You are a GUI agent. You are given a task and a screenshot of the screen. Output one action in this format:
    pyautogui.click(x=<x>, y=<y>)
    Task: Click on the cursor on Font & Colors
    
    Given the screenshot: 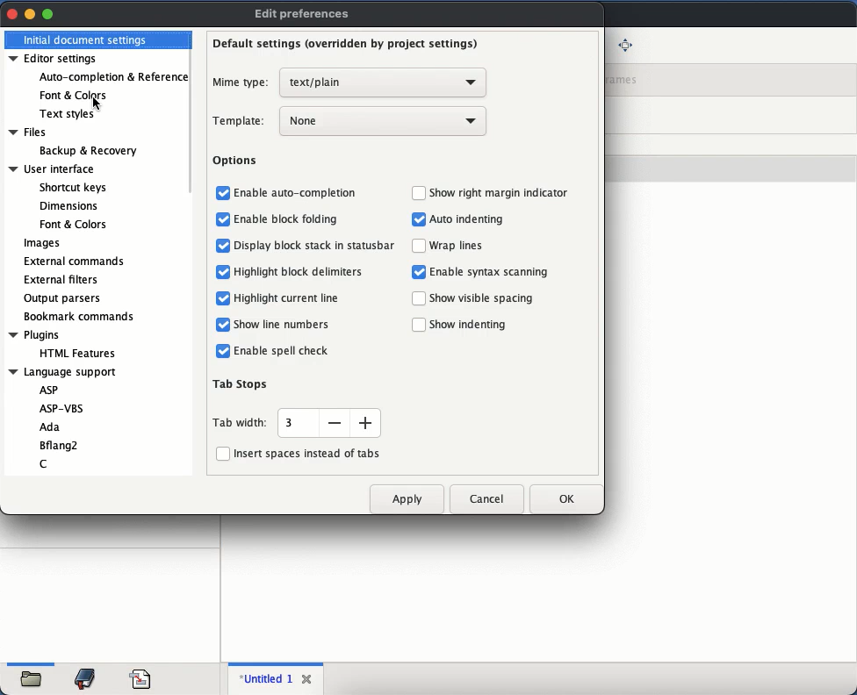 What is the action you would take?
    pyautogui.click(x=96, y=103)
    